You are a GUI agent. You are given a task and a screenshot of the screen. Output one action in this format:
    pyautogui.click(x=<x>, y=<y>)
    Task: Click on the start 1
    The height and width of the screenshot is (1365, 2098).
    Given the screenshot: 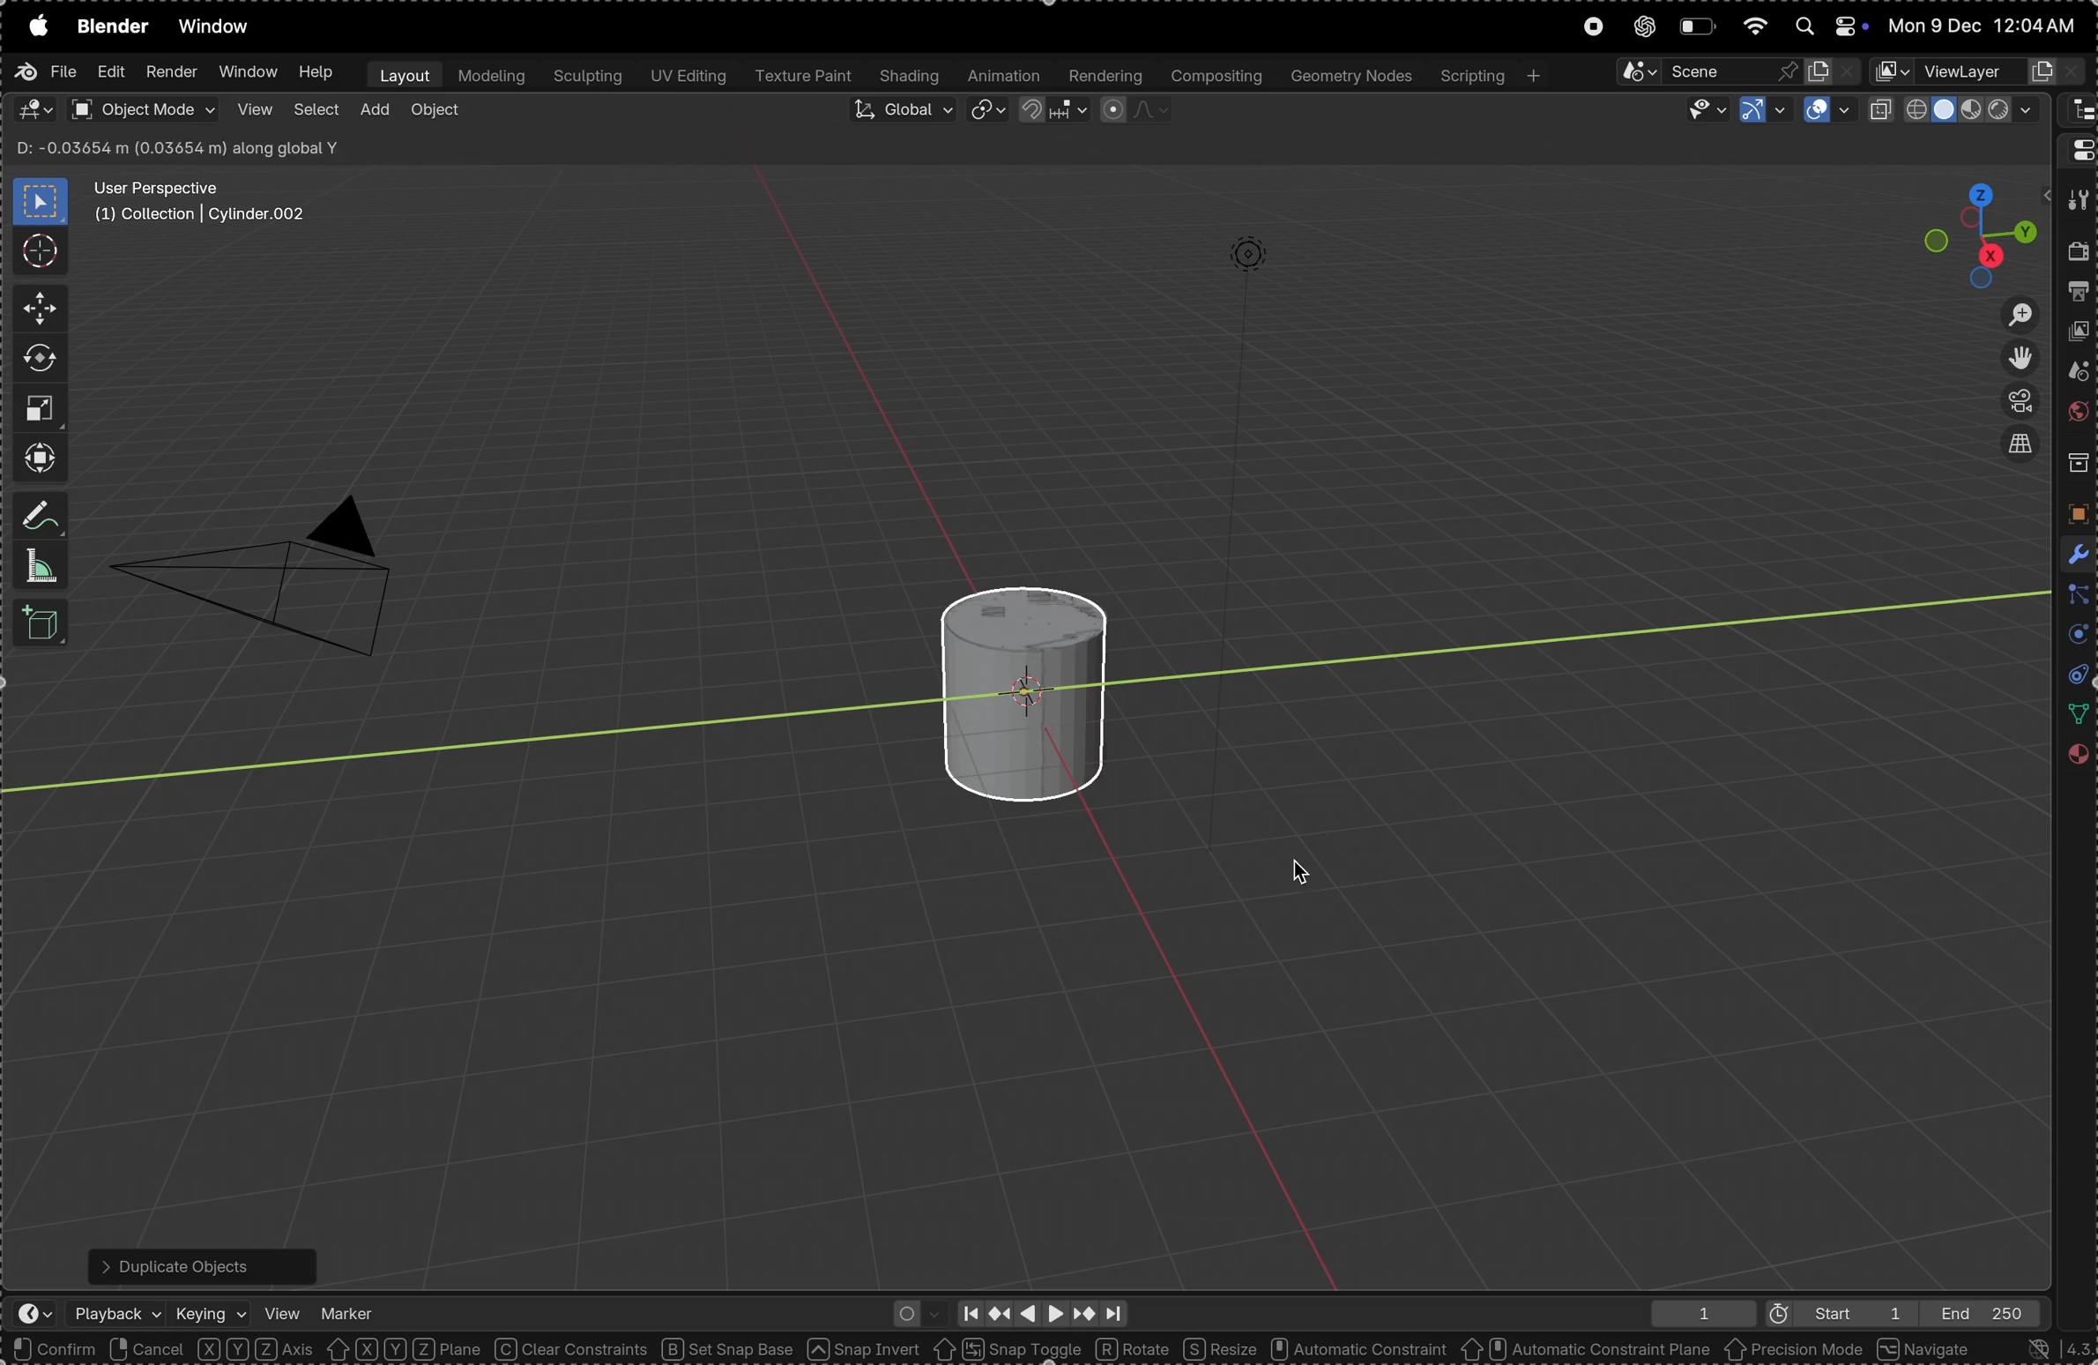 What is the action you would take?
    pyautogui.click(x=1831, y=1312)
    